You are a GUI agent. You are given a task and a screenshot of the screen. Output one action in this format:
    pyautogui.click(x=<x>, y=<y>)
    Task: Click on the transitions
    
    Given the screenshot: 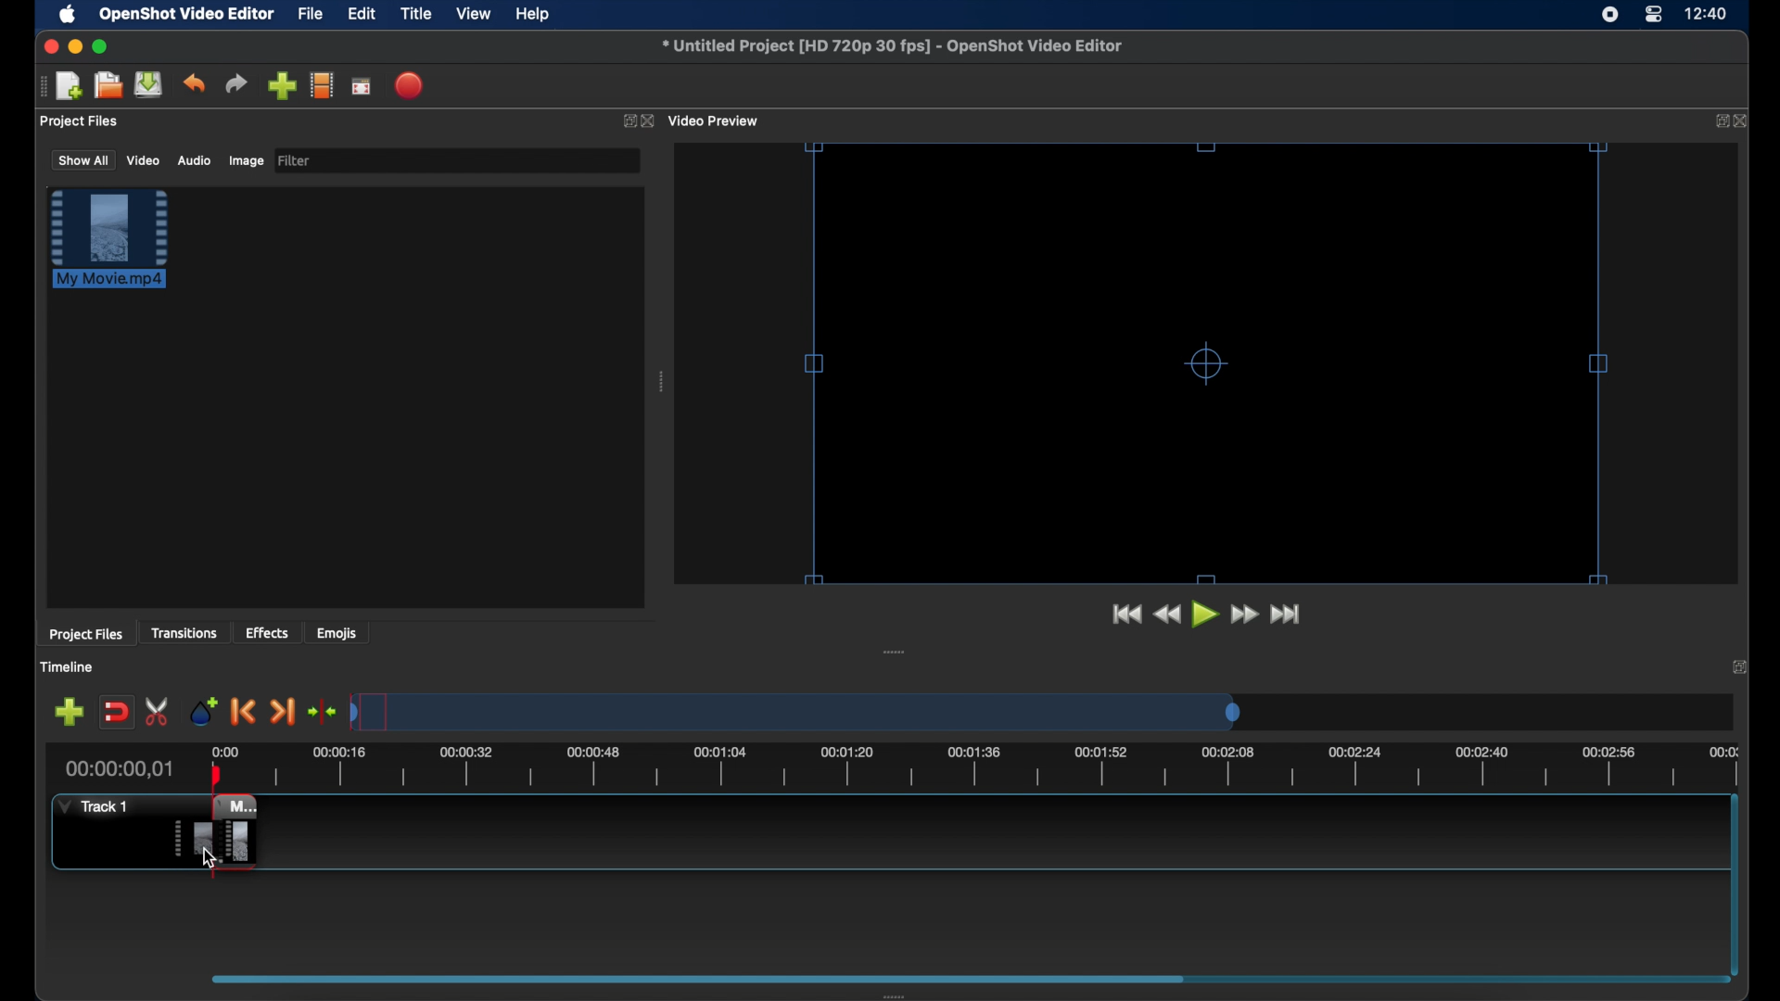 What is the action you would take?
    pyautogui.click(x=186, y=634)
    